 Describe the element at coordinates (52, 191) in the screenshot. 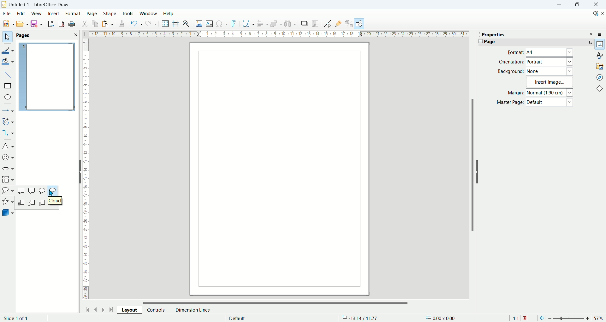

I see `Cloud` at that location.